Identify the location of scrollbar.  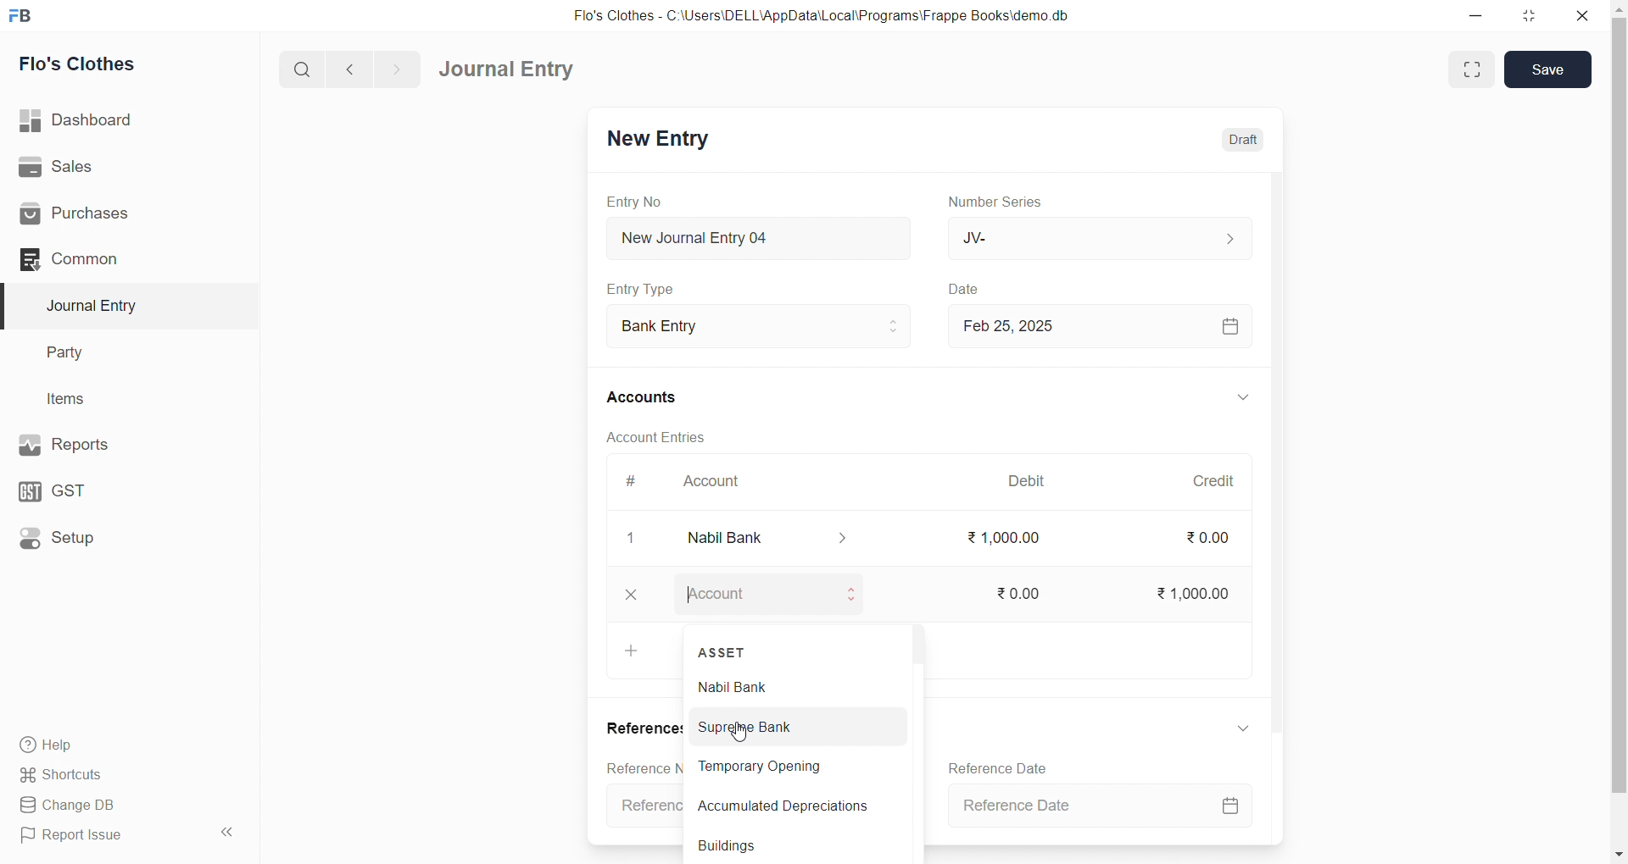
(915, 710).